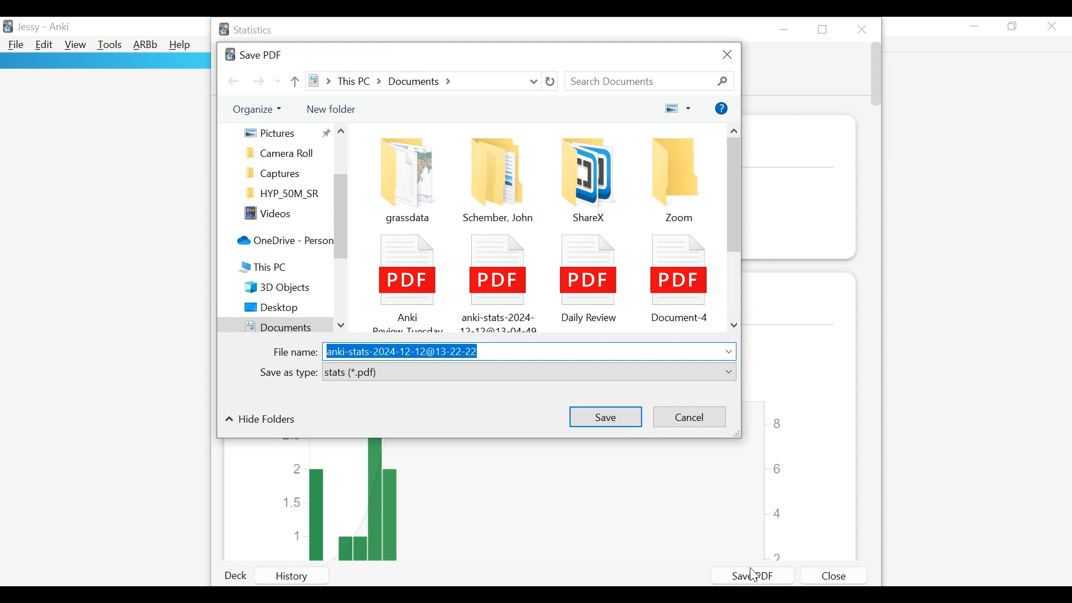 This screenshot has width=1072, height=603. Describe the element at coordinates (1014, 27) in the screenshot. I see `Restore` at that location.